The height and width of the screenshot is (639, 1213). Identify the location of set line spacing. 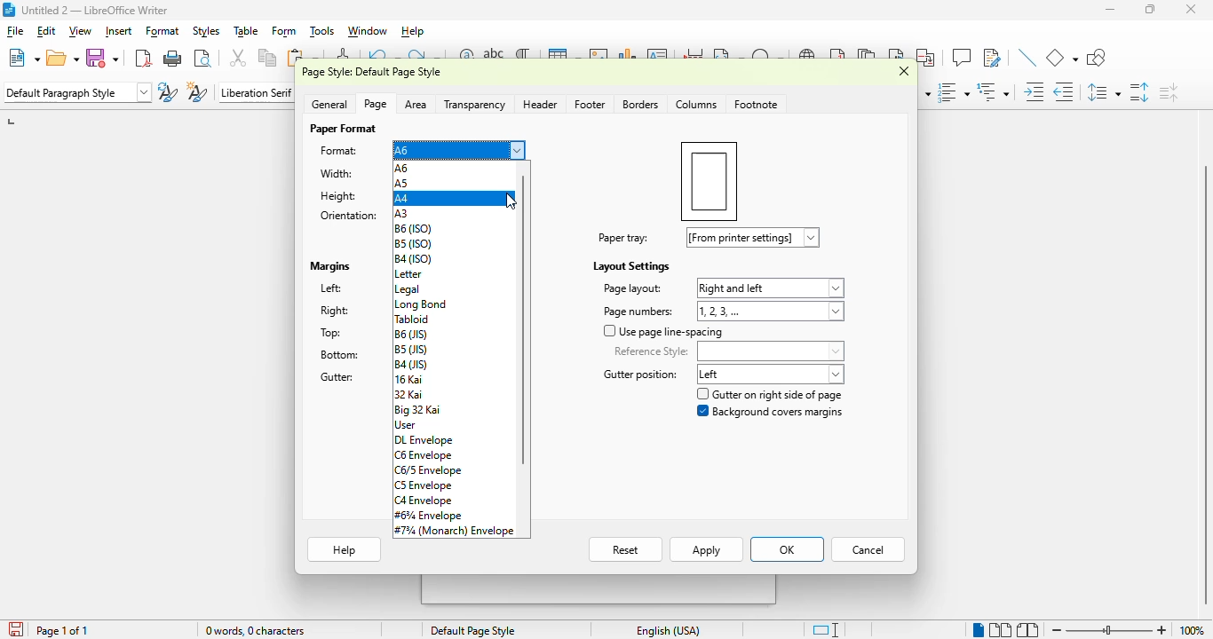
(1104, 91).